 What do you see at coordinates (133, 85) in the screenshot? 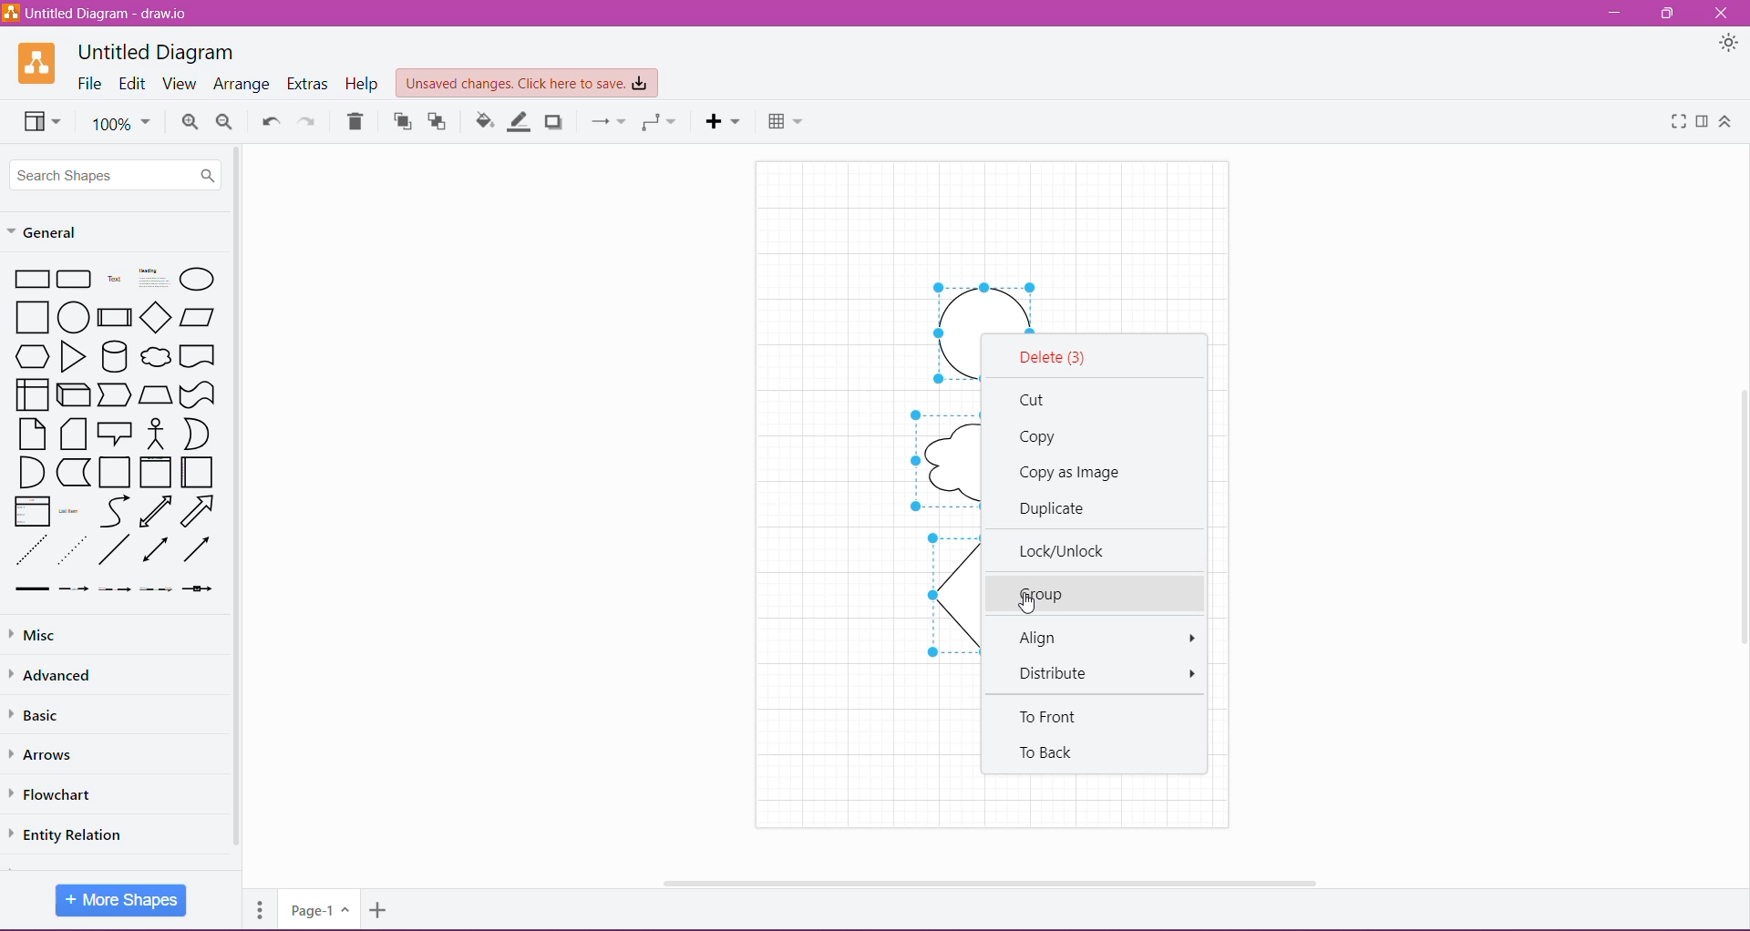
I see `Edit` at bounding box center [133, 85].